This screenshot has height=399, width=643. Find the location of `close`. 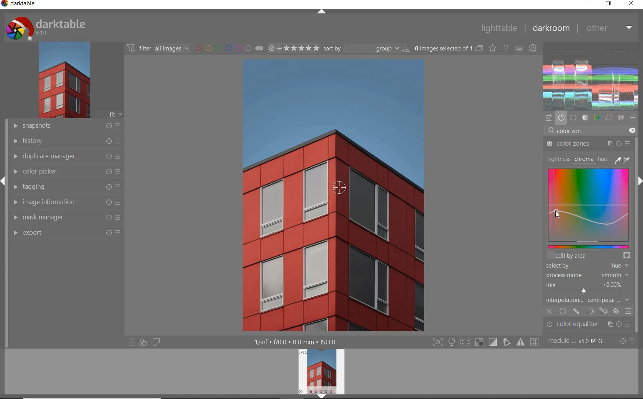

close is located at coordinates (631, 4).